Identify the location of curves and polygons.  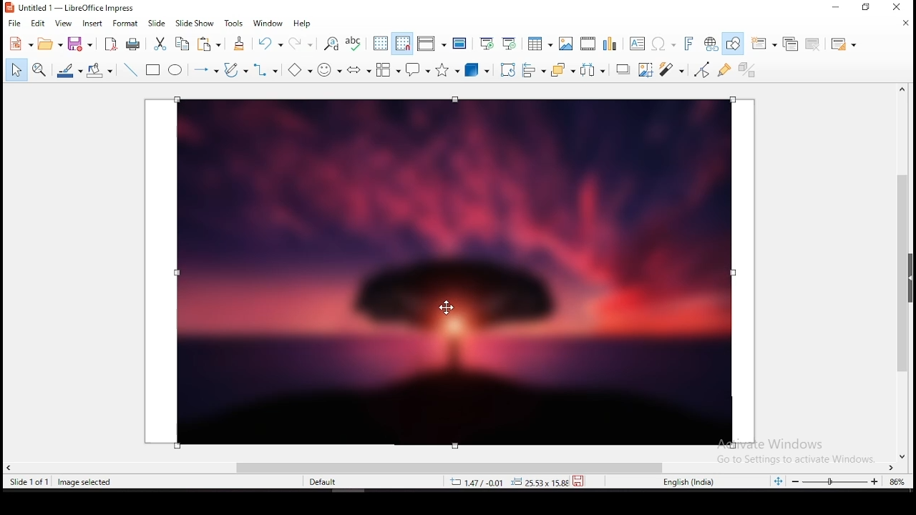
(236, 70).